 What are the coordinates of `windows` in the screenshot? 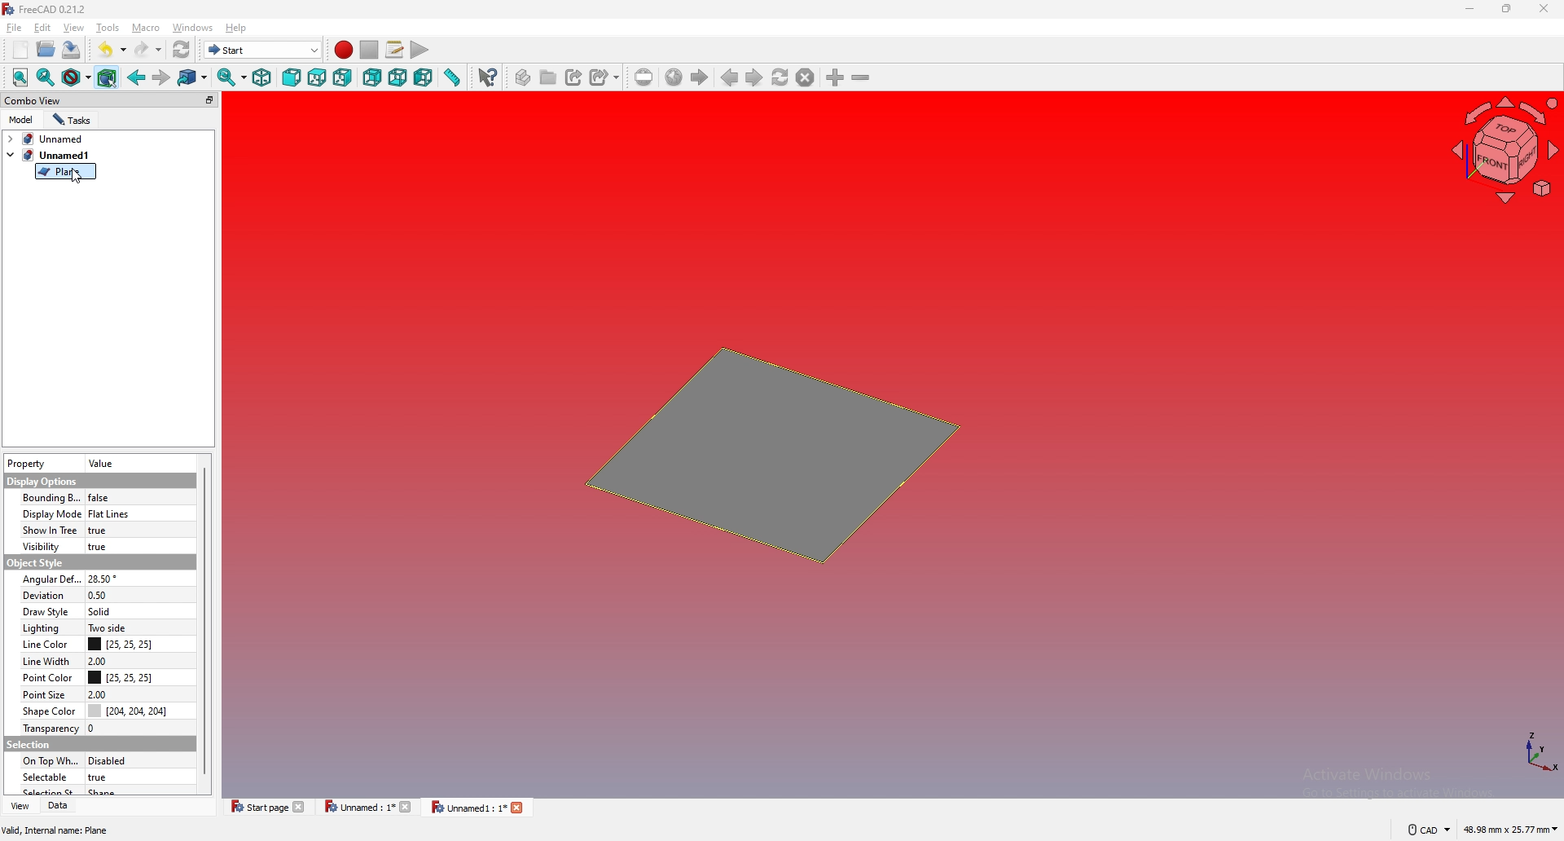 It's located at (193, 27).